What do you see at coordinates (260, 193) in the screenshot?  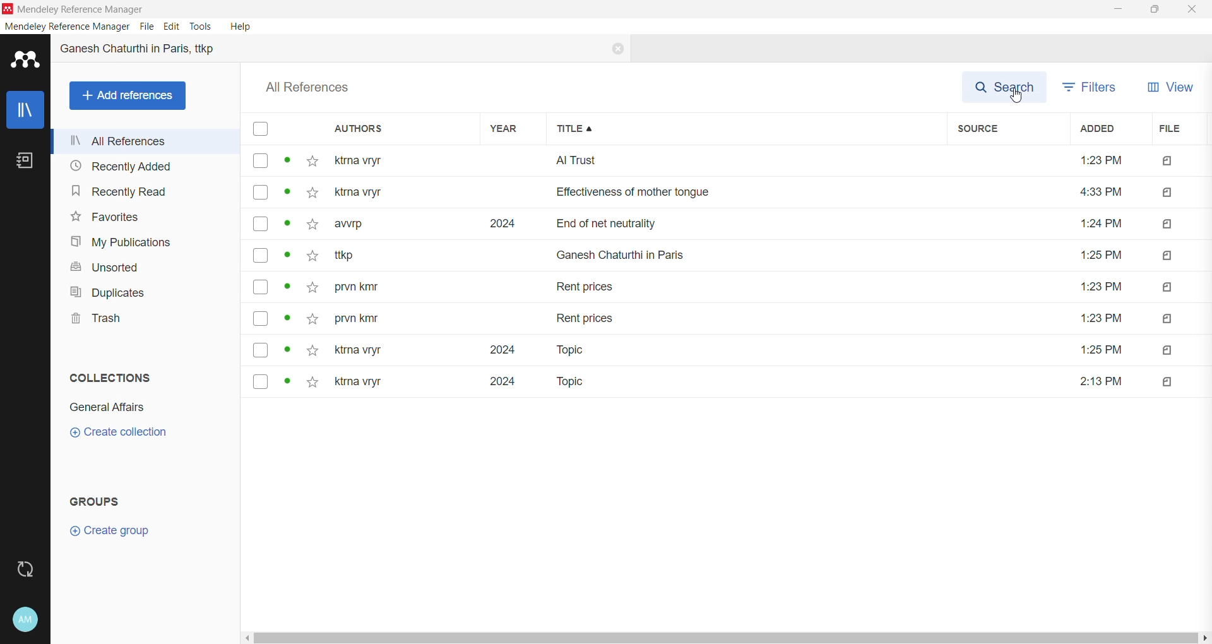 I see `select reference ` at bounding box center [260, 193].